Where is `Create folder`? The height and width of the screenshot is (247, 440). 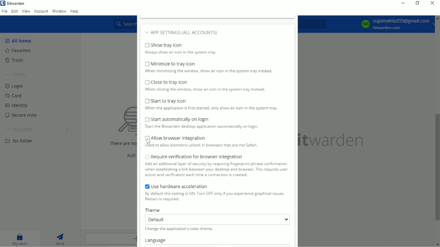
Create folder is located at coordinates (68, 129).